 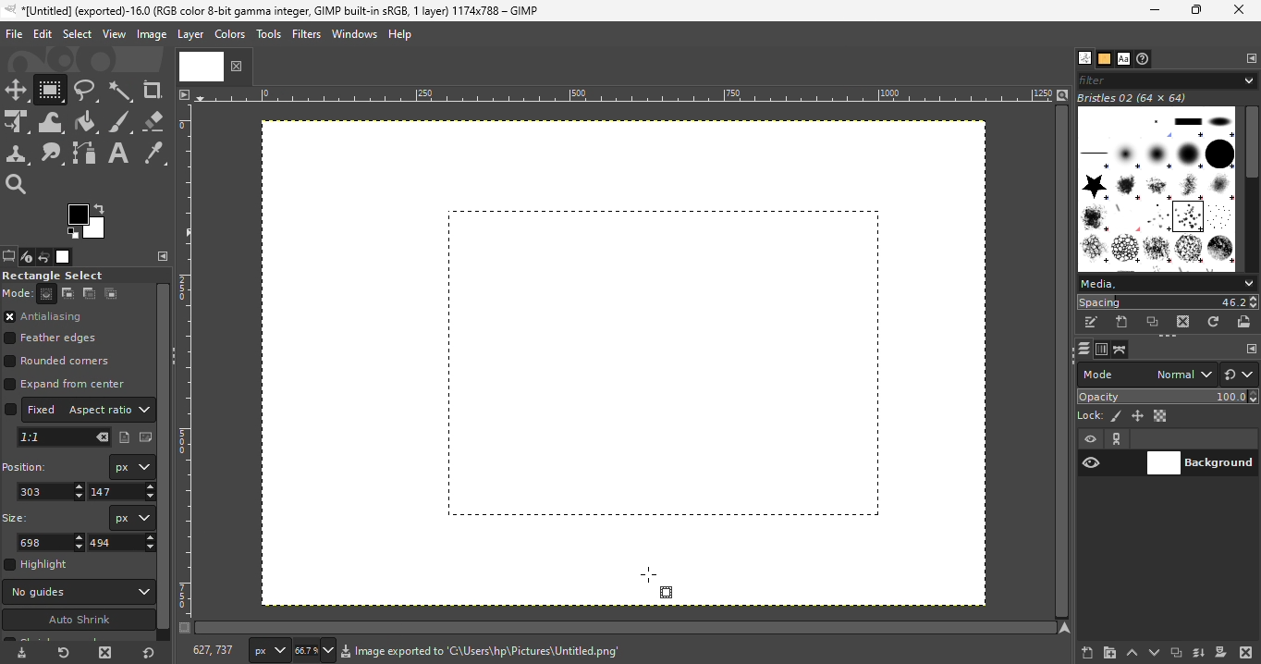 What do you see at coordinates (1252, 58) in the screenshot?
I see `Configure this tab` at bounding box center [1252, 58].